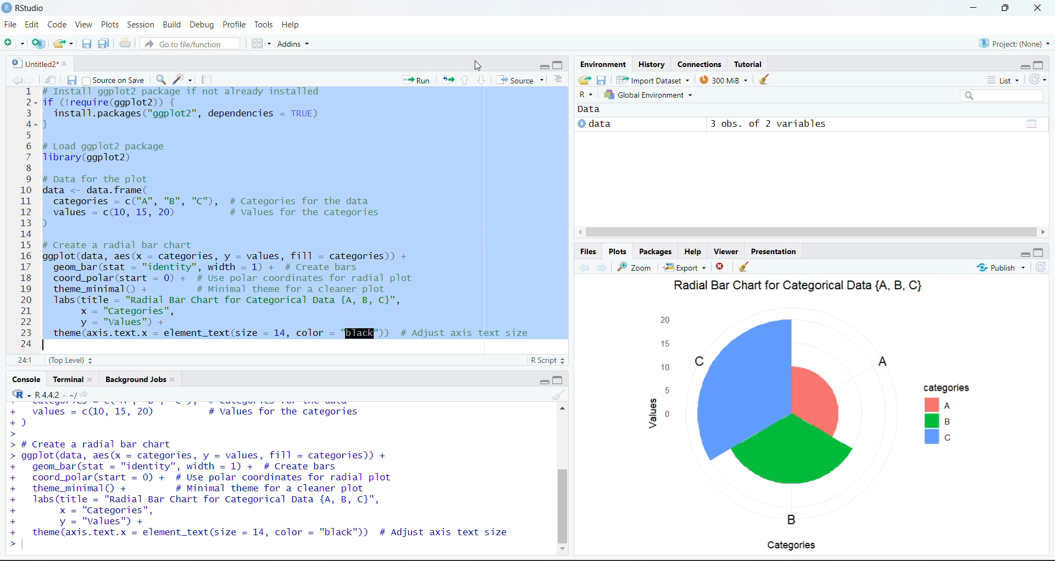 The image size is (1055, 561). What do you see at coordinates (72, 380) in the screenshot?
I see `Terminal` at bounding box center [72, 380].